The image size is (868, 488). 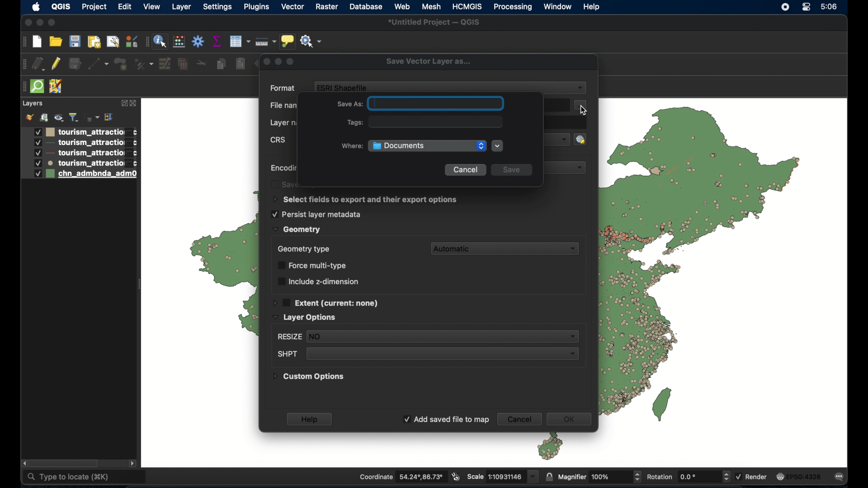 I want to click on minimize, so click(x=40, y=23).